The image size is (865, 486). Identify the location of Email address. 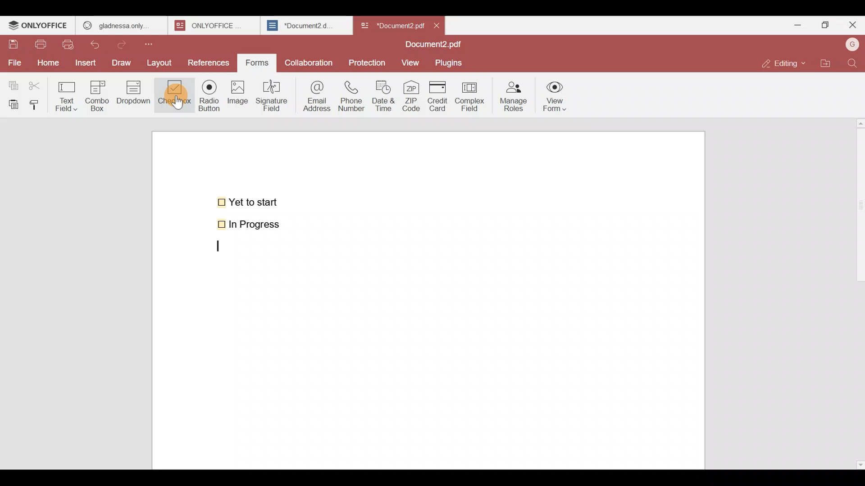
(315, 95).